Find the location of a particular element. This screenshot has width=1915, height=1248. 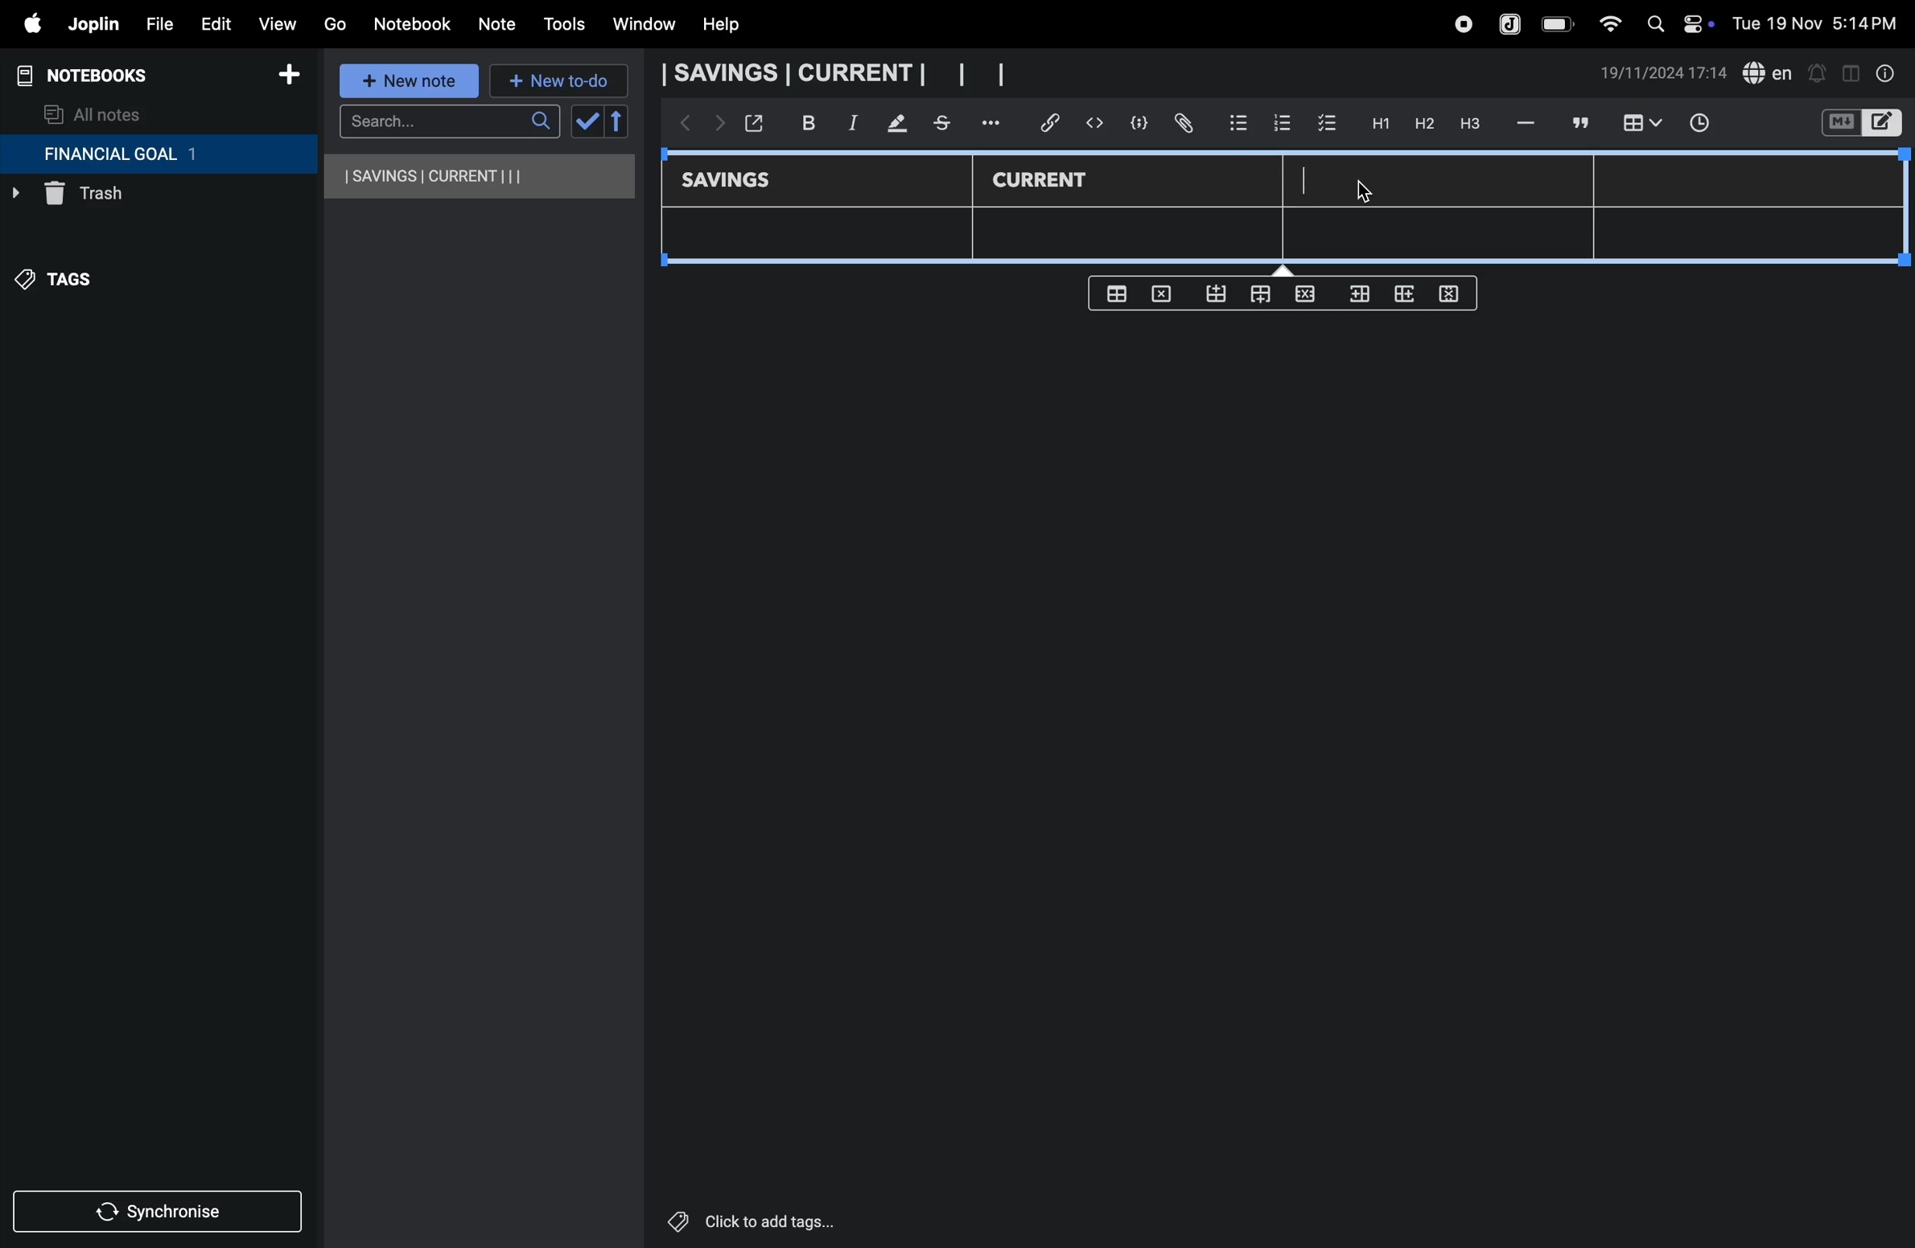

battery is located at coordinates (1559, 24).